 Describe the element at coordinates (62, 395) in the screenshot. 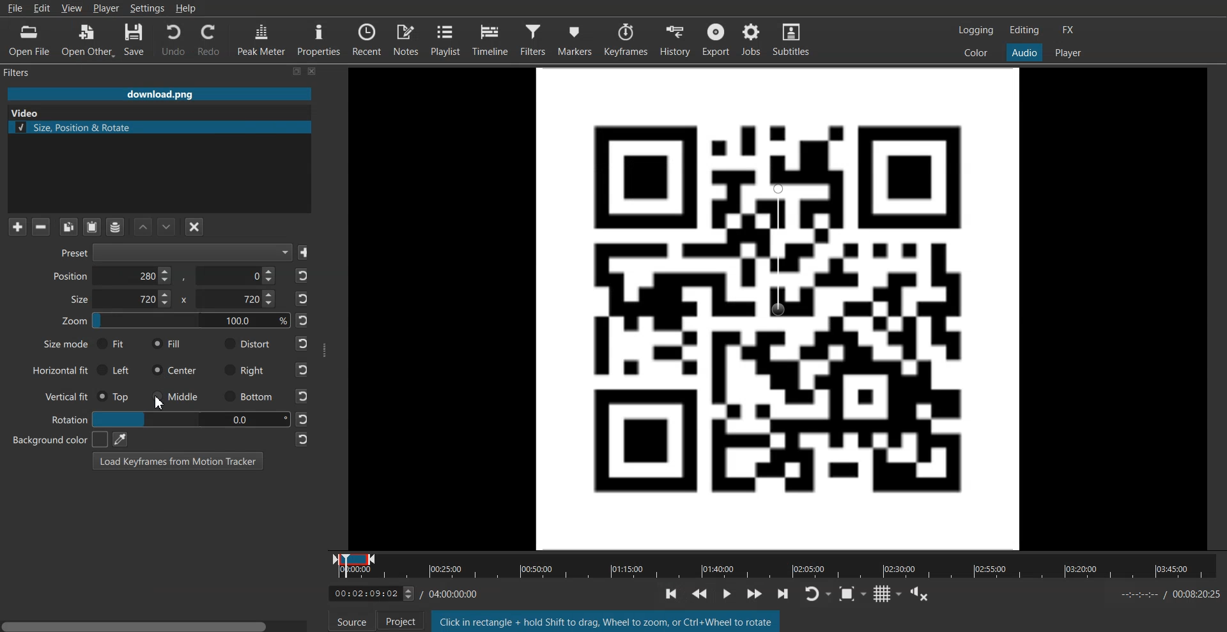

I see `Vertical fit` at that location.